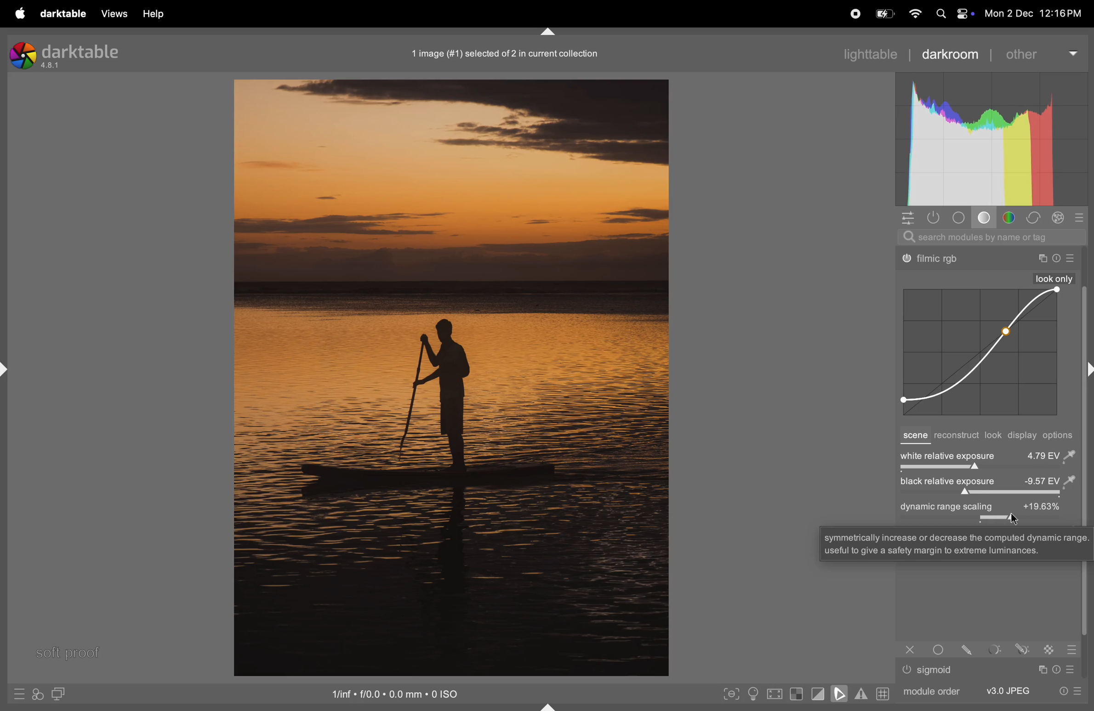 This screenshot has width=1094, height=711. What do you see at coordinates (1012, 218) in the screenshot?
I see `color` at bounding box center [1012, 218].